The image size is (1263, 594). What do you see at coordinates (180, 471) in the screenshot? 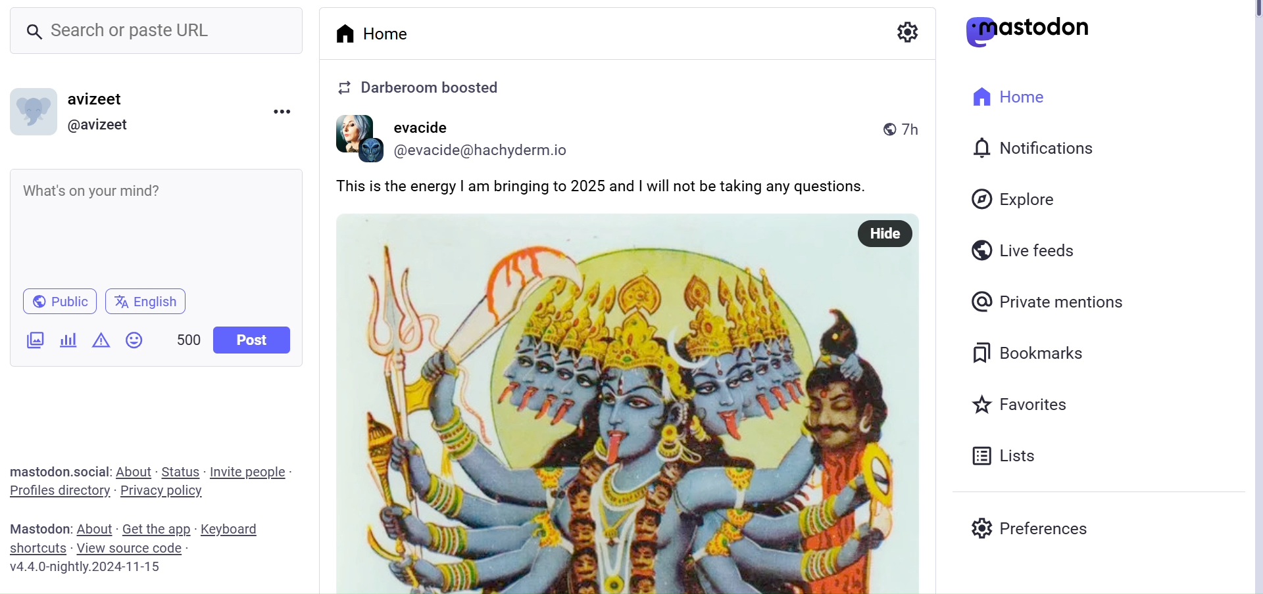
I see `Status` at bounding box center [180, 471].